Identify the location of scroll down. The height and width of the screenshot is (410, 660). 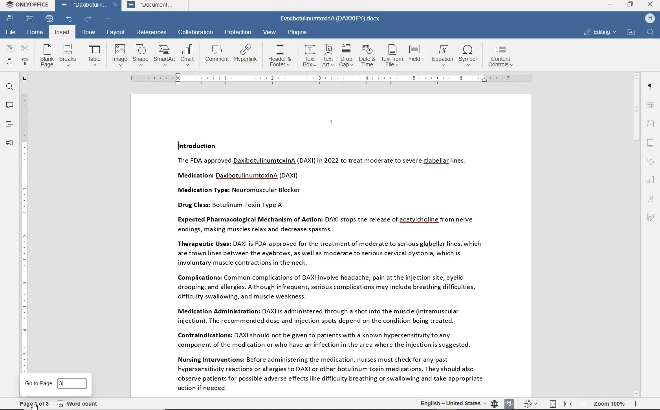
(637, 394).